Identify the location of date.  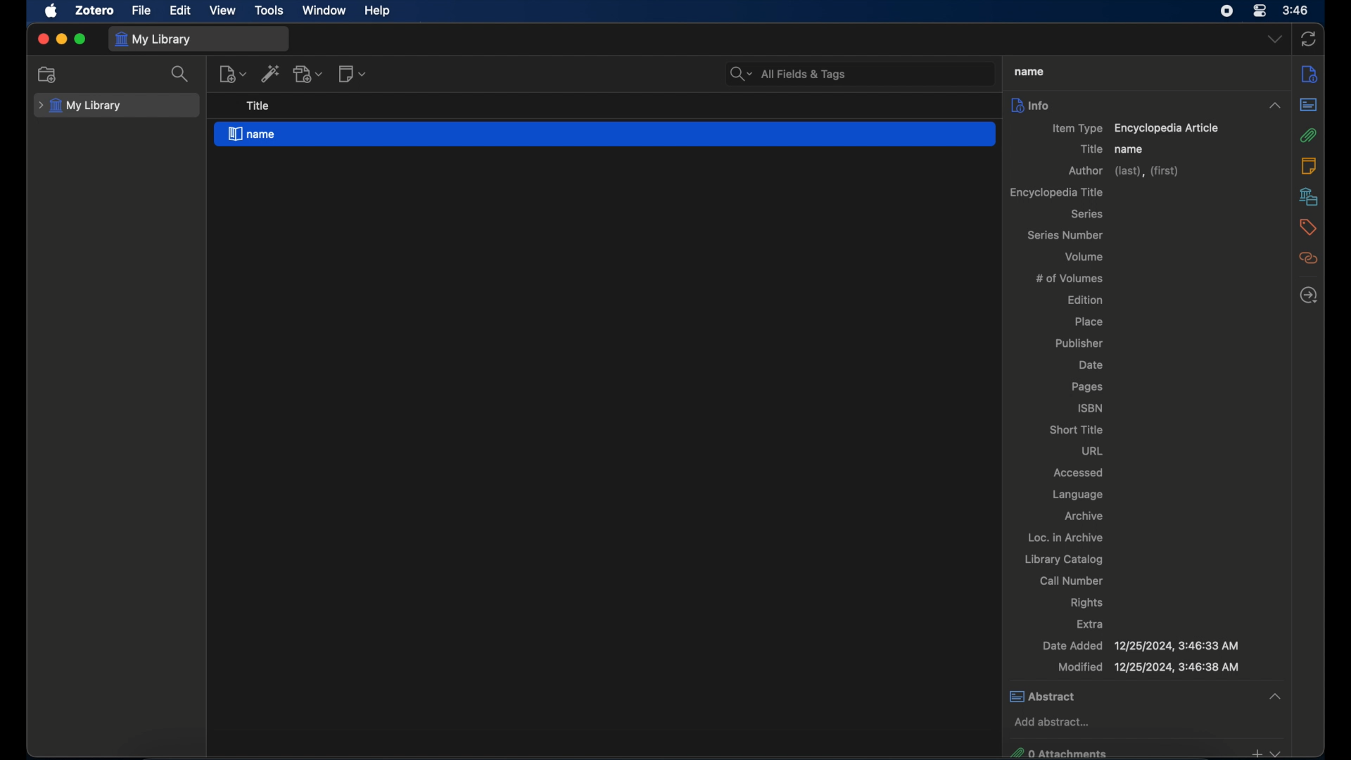
(1091, 365).